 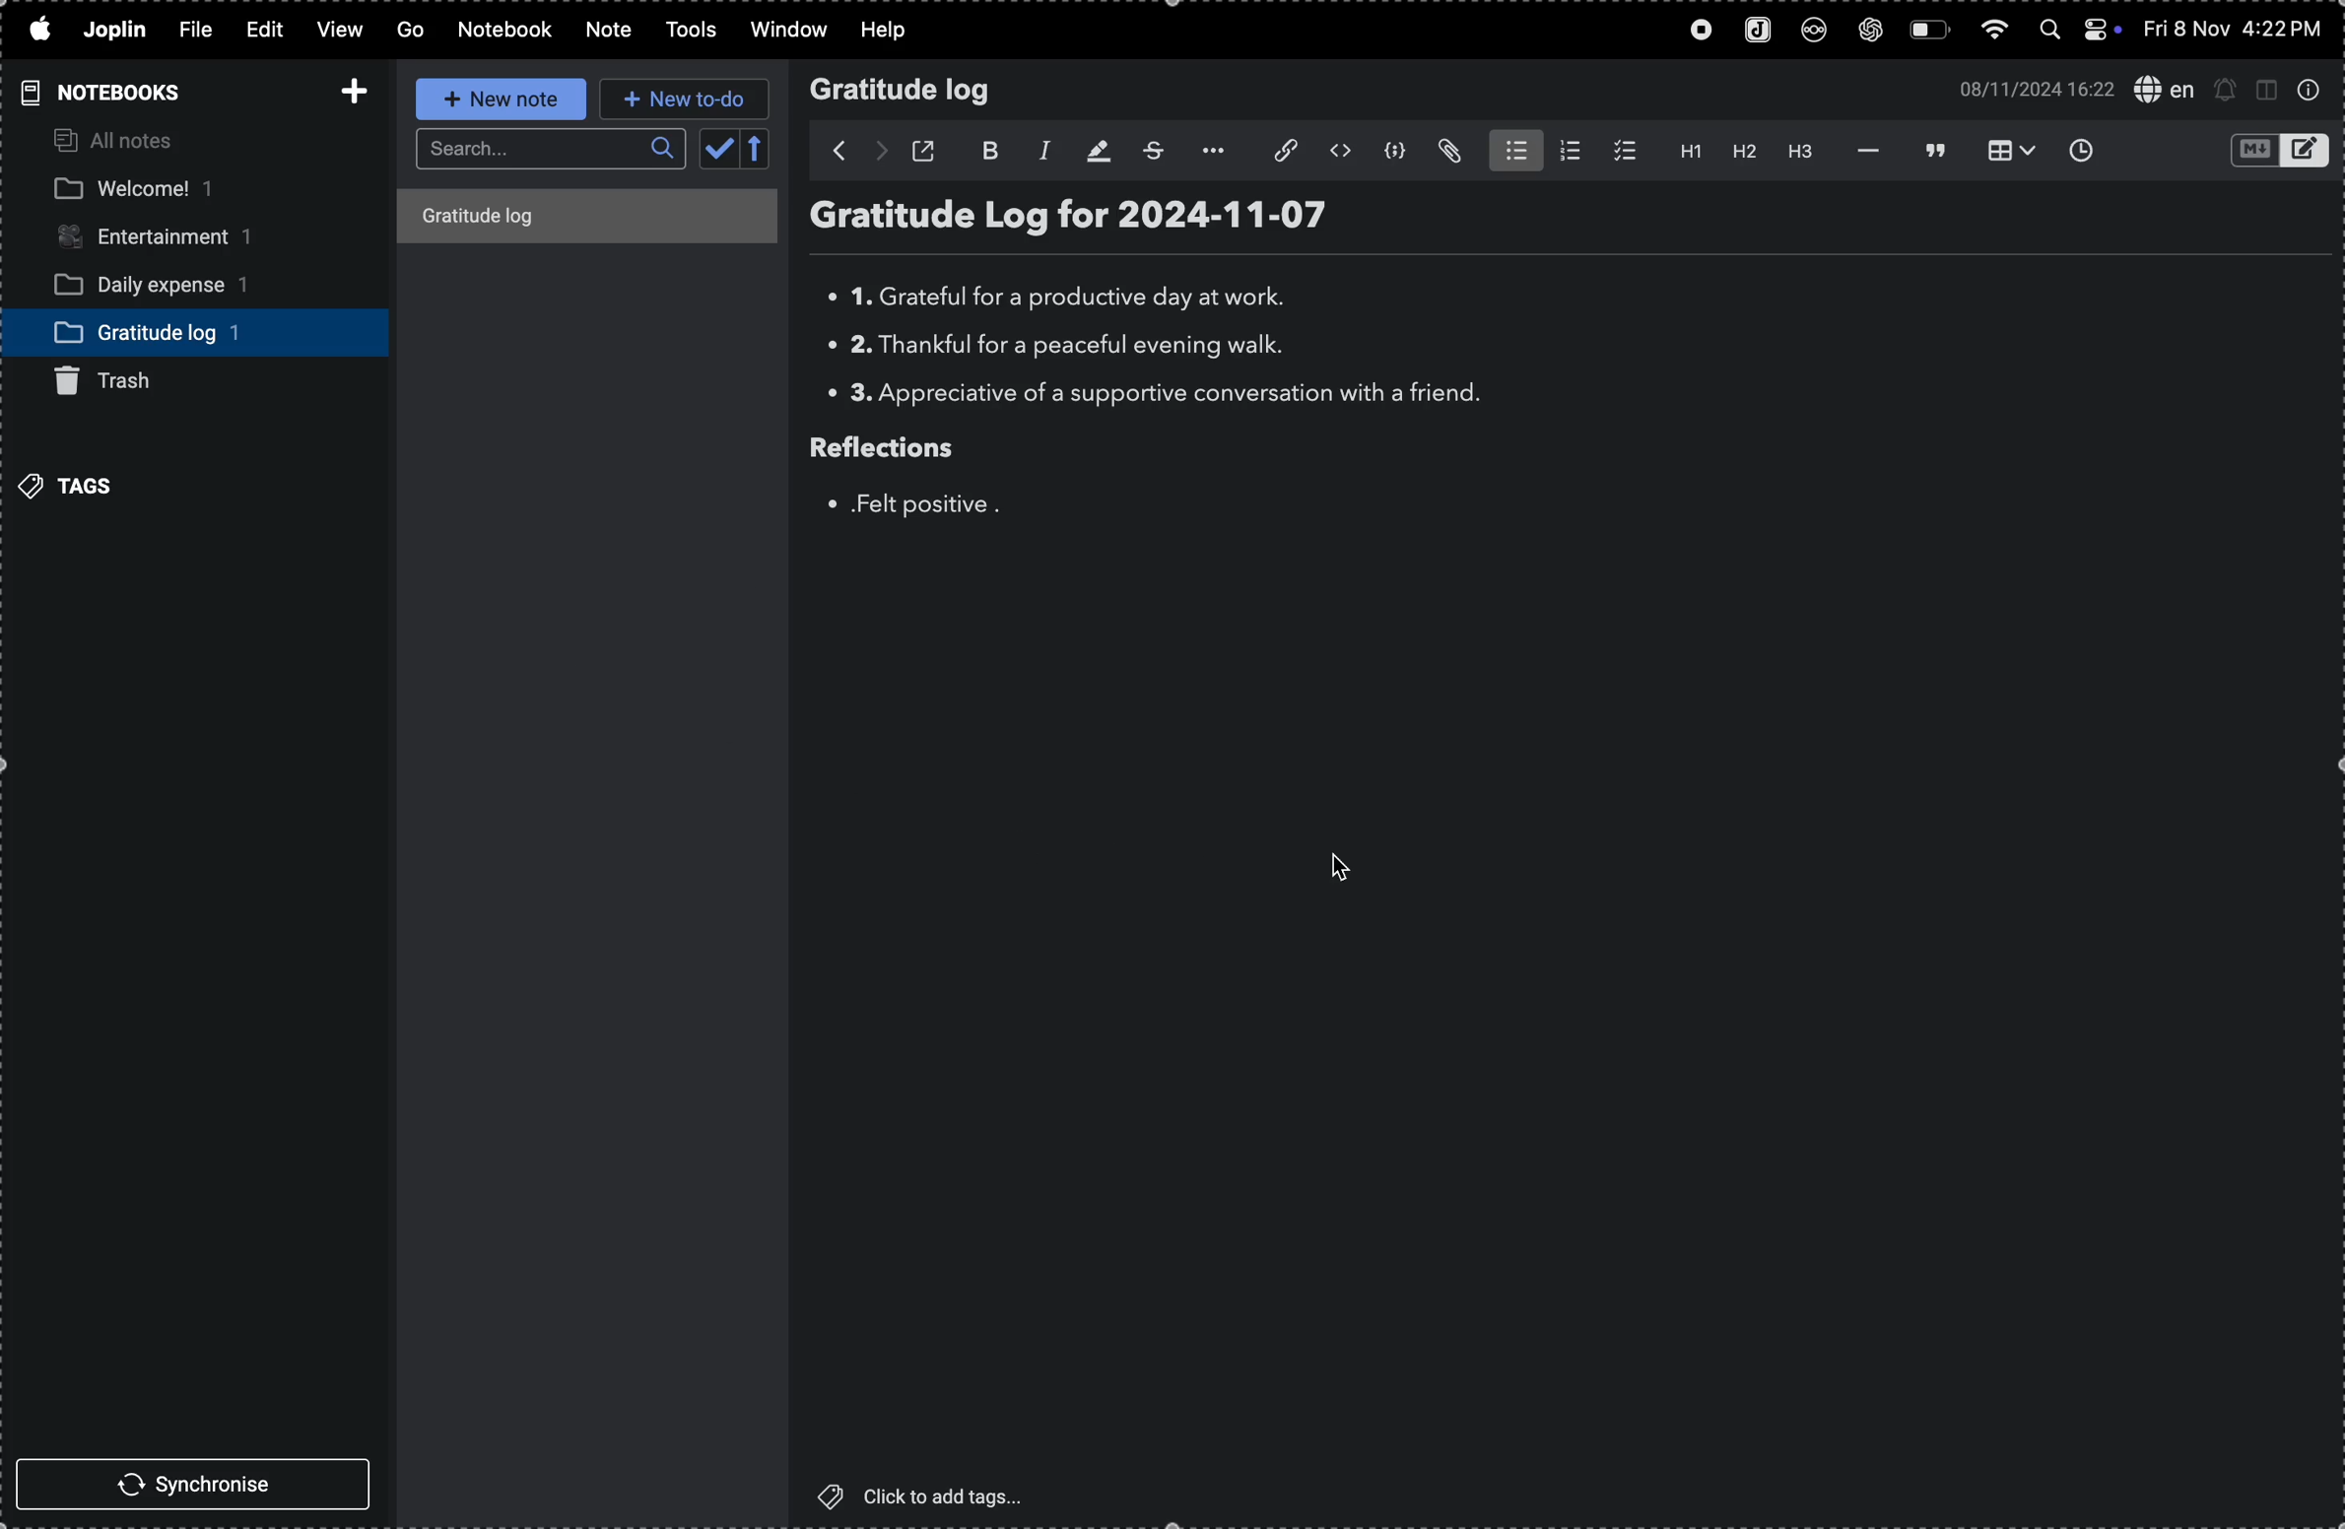 What do you see at coordinates (2034, 88) in the screenshot?
I see `date and time` at bounding box center [2034, 88].